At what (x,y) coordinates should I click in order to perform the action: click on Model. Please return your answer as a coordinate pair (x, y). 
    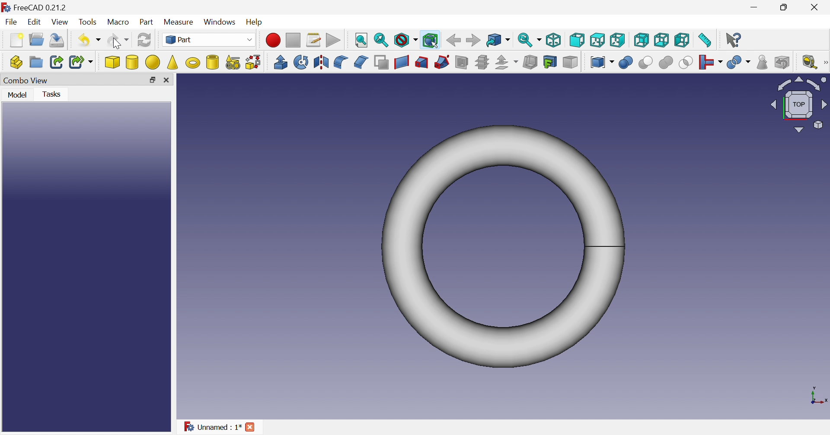
    Looking at the image, I should click on (19, 96).